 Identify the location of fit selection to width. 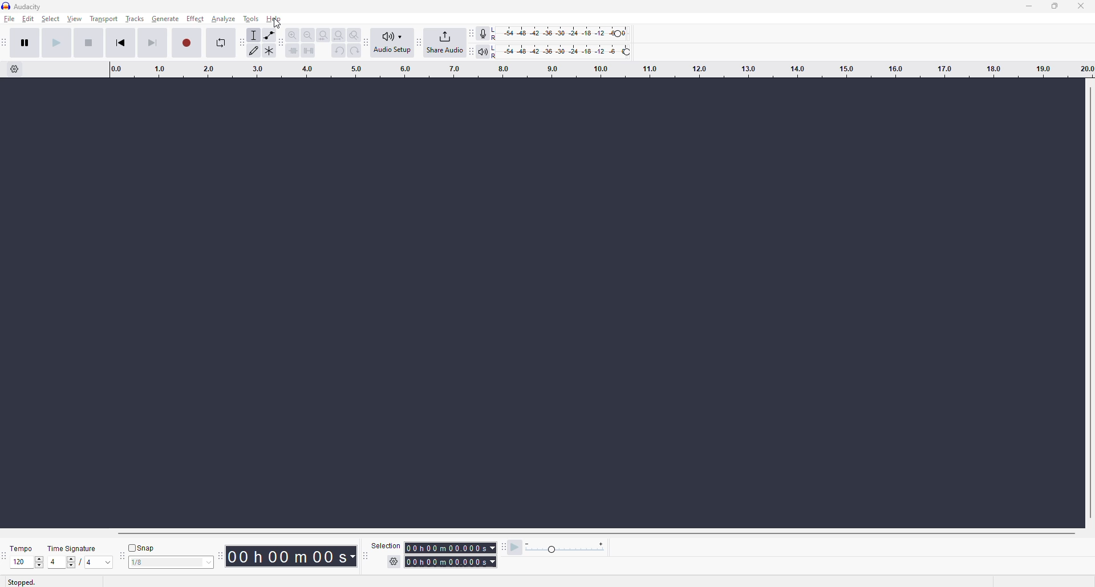
(322, 36).